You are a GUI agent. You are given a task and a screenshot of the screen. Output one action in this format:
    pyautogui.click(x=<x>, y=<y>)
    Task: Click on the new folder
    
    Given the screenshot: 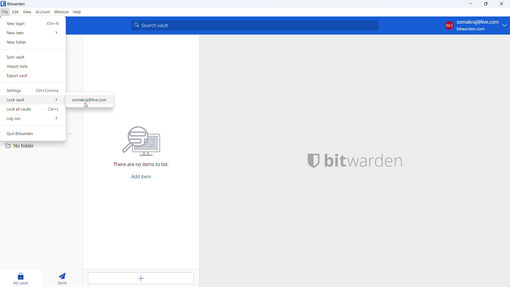 What is the action you would take?
    pyautogui.click(x=33, y=43)
    